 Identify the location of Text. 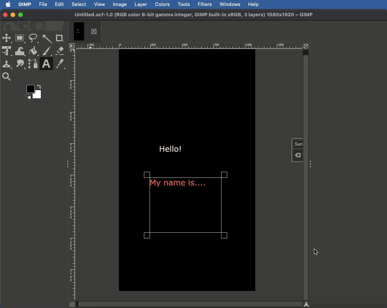
(46, 64).